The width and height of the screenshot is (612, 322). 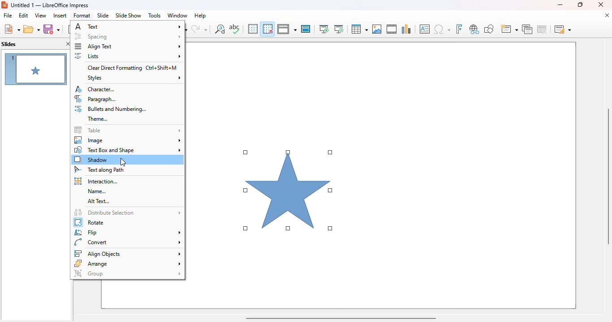 I want to click on minimize, so click(x=560, y=4).